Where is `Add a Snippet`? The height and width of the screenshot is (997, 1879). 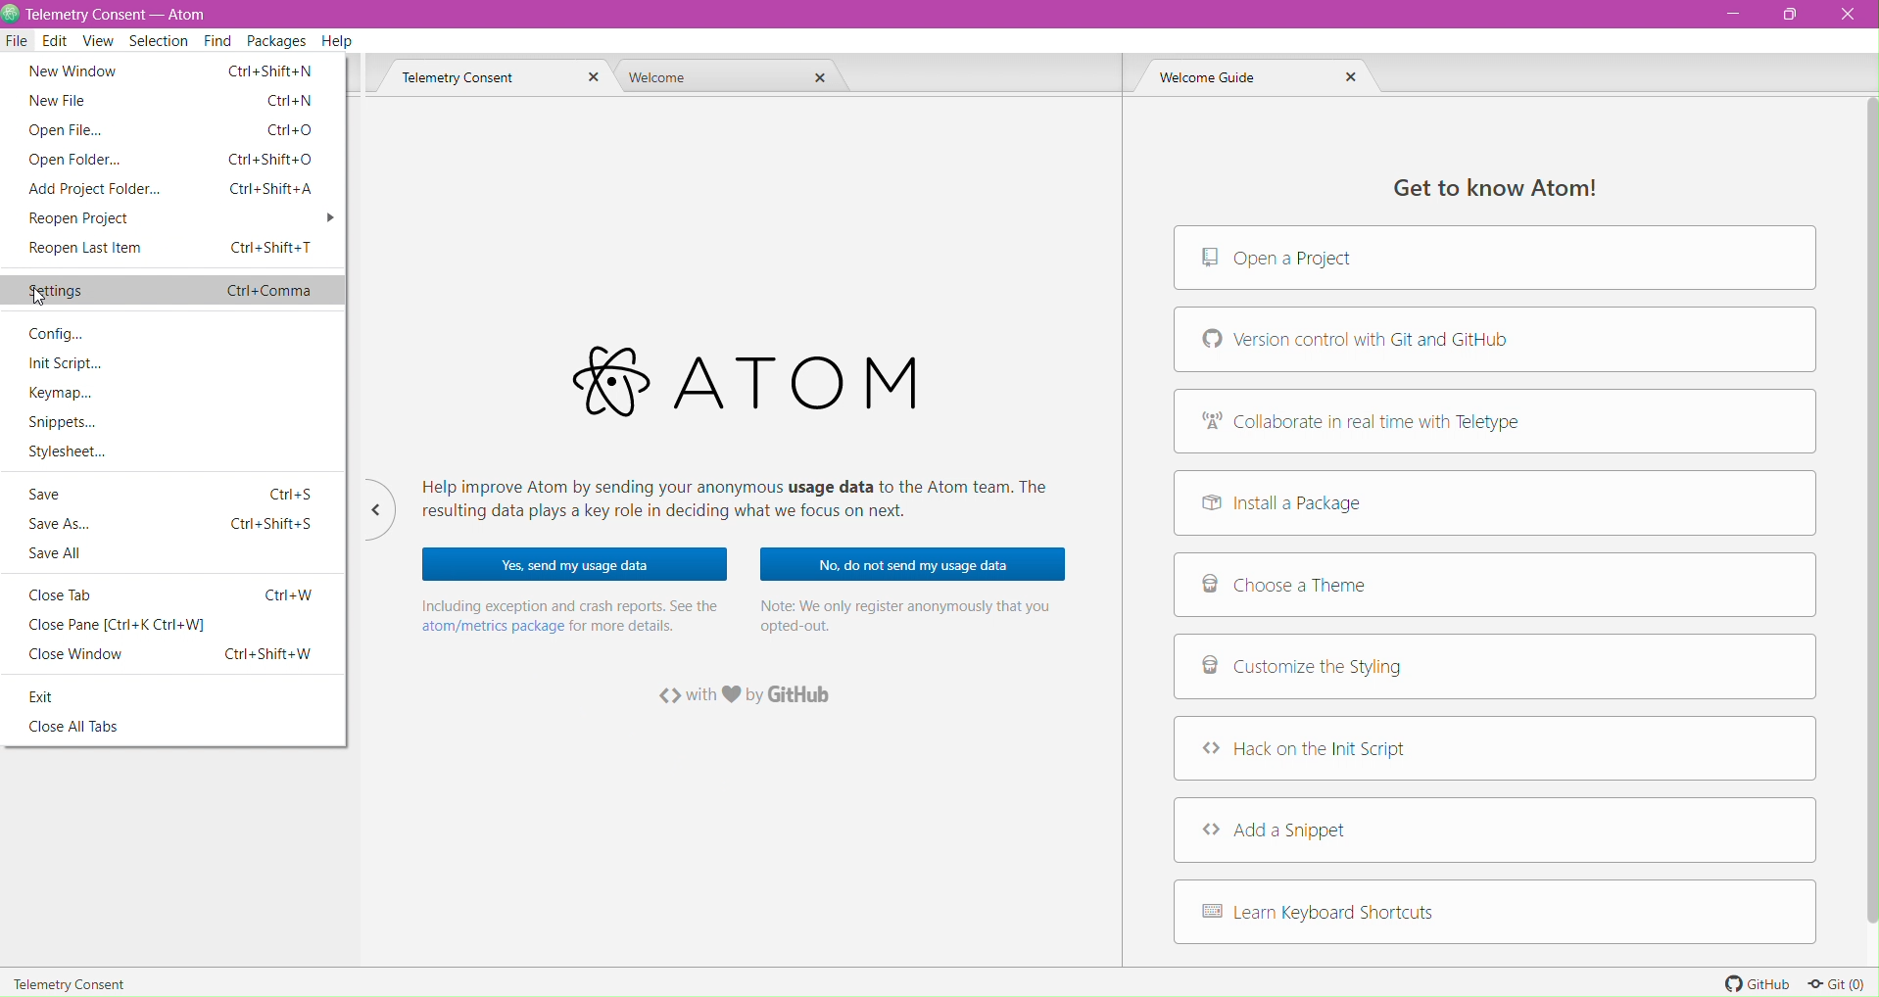
Add a Snippet is located at coordinates (1496, 829).